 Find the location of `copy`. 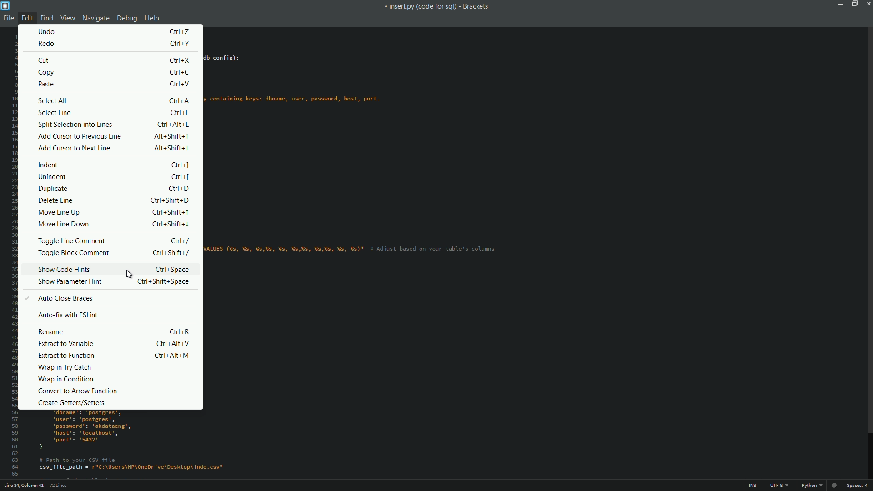

copy is located at coordinates (47, 73).